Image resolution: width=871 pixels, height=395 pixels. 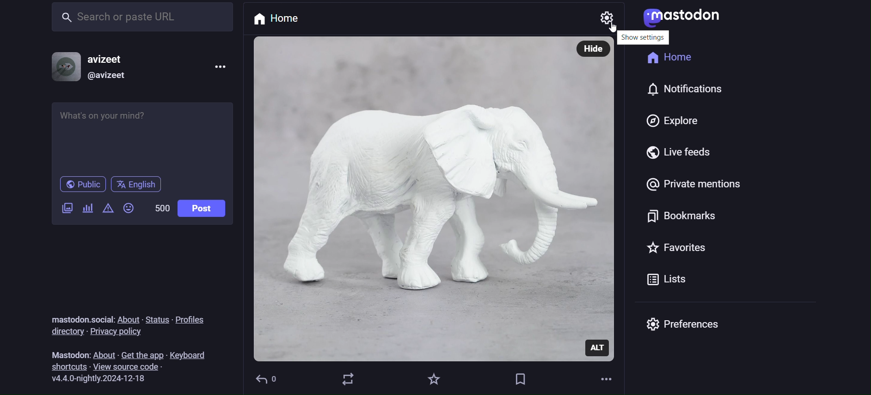 I want to click on View source code, so click(x=134, y=367).